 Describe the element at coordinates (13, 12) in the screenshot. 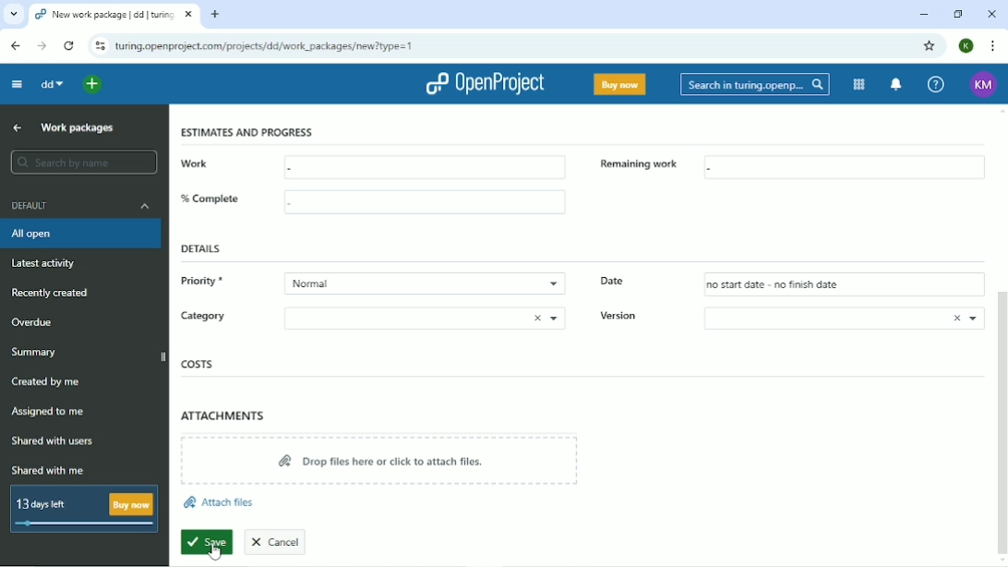

I see `list of tabs` at that location.